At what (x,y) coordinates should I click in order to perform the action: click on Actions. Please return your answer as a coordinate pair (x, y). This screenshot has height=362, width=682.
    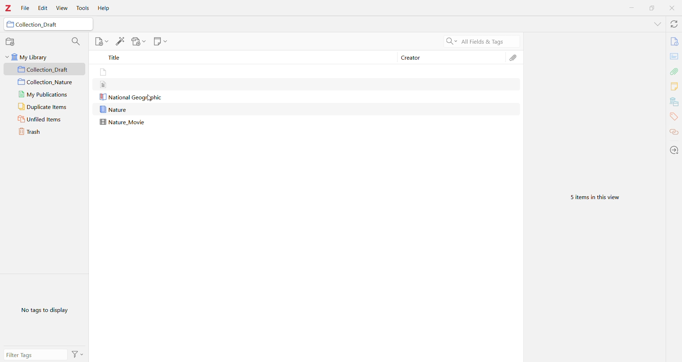
    Looking at the image, I should click on (77, 354).